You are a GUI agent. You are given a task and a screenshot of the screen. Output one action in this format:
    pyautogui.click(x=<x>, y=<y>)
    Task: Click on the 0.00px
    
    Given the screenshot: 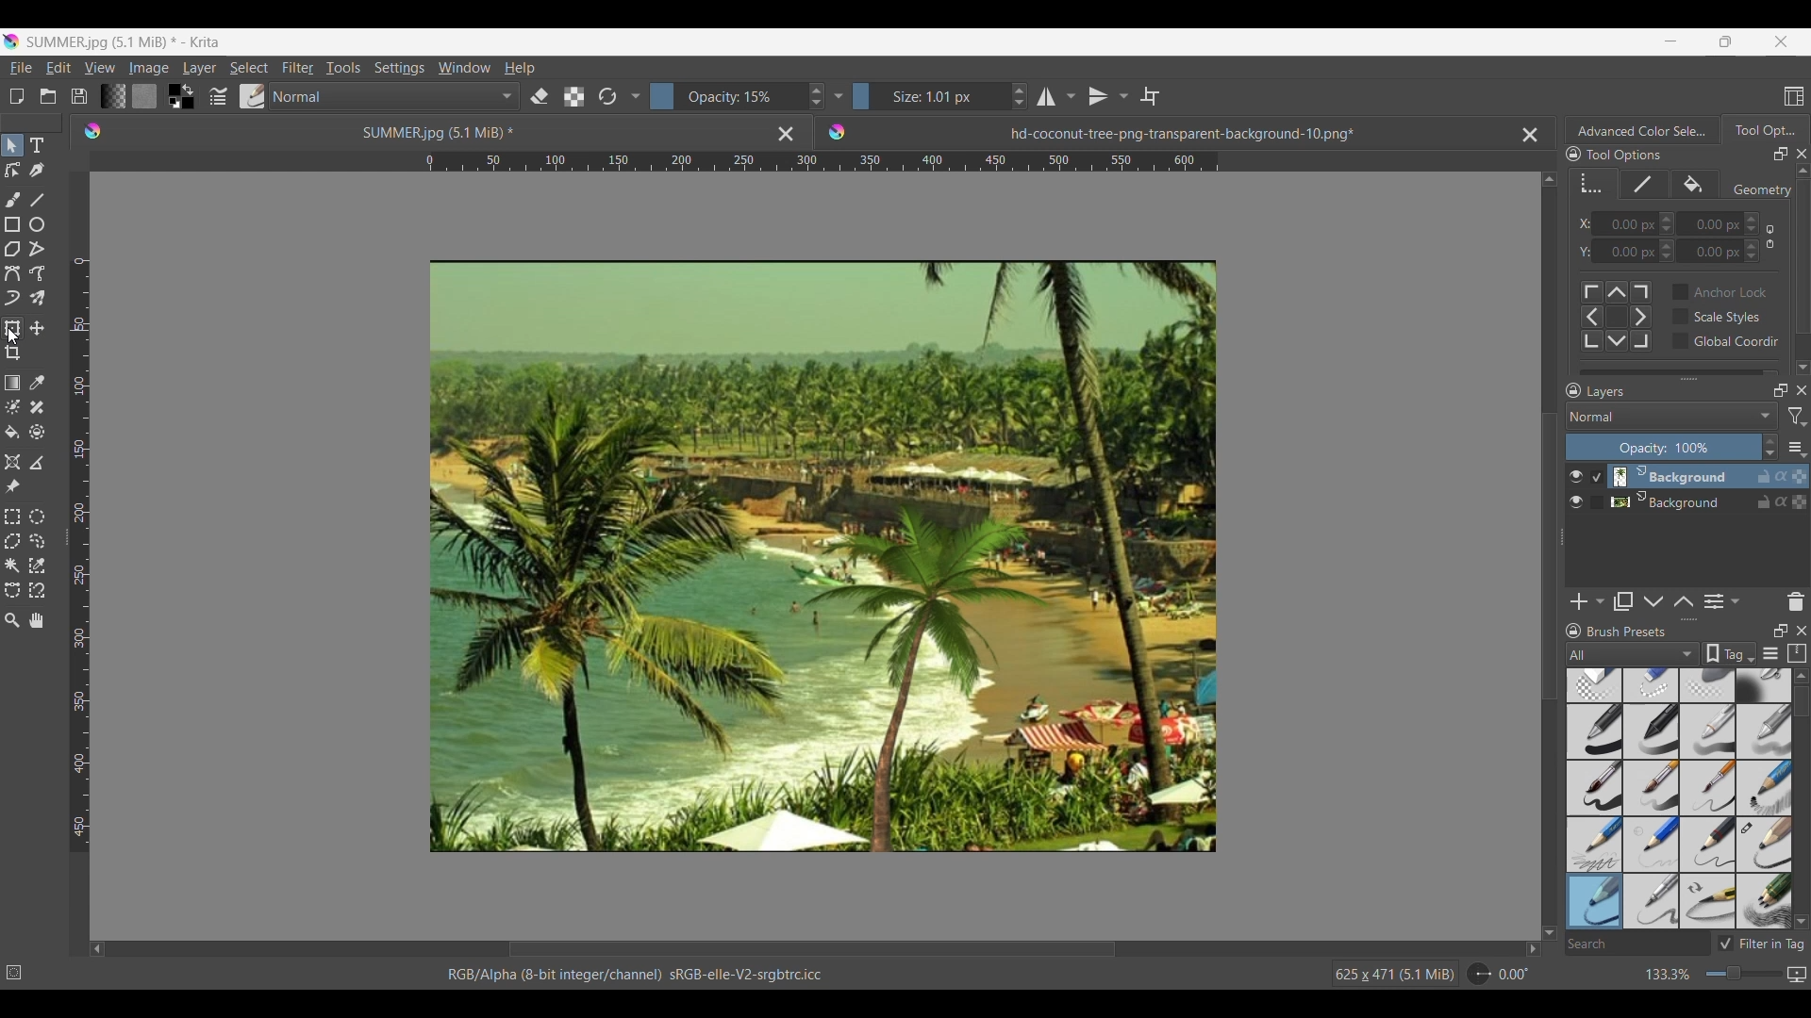 What is the action you would take?
    pyautogui.click(x=1719, y=253)
    